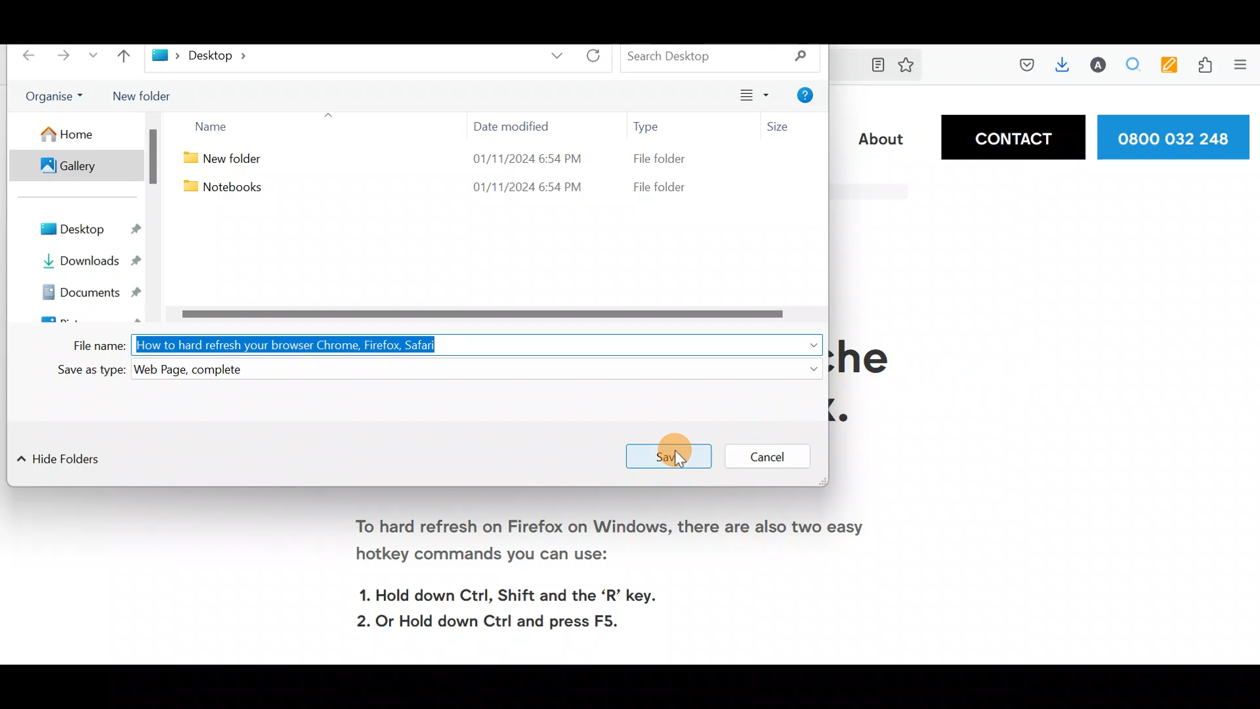  I want to click on Extension, so click(1206, 68).